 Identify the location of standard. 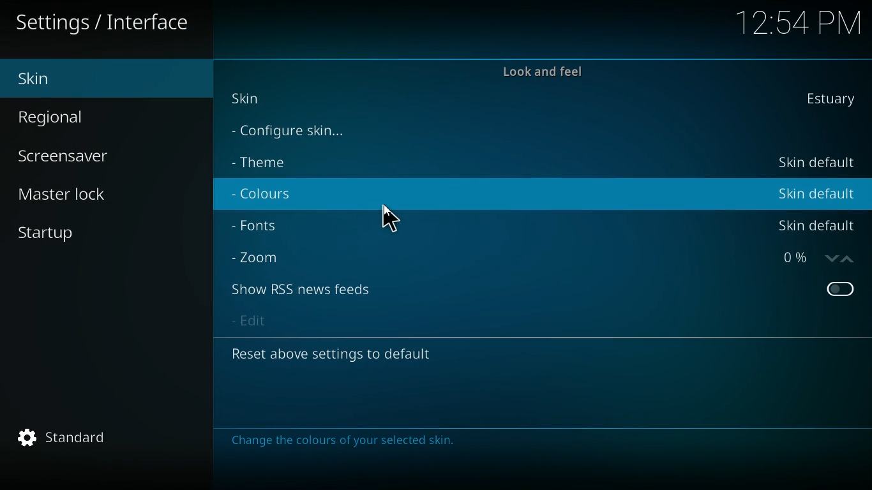
(66, 441).